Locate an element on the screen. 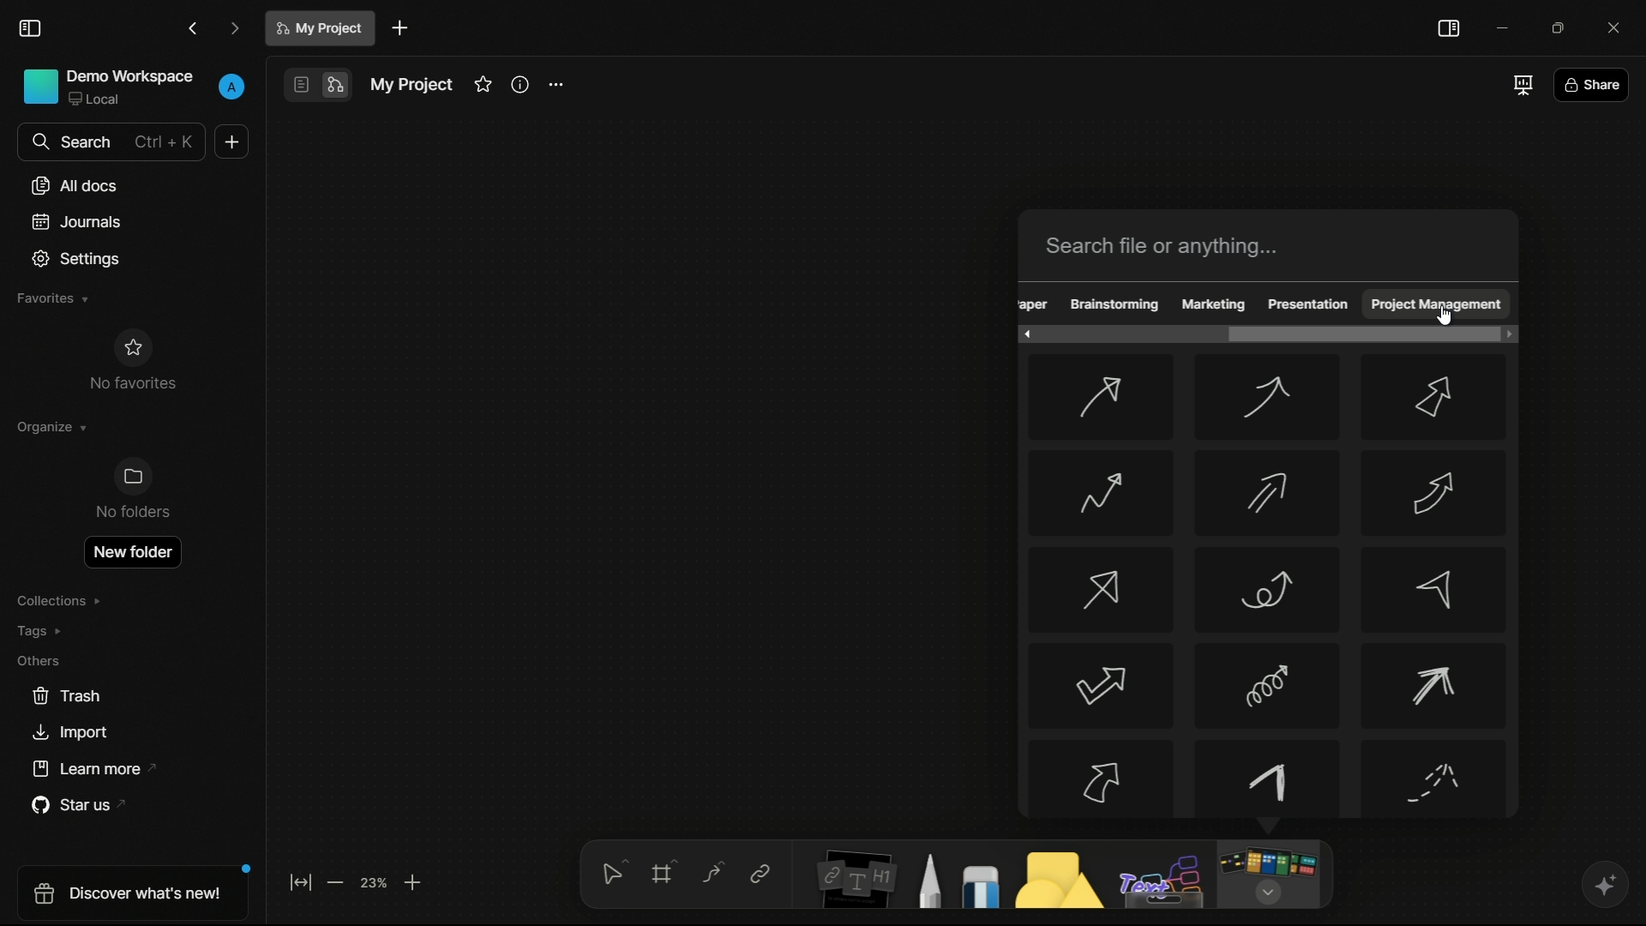 The width and height of the screenshot is (1646, 926). collections is located at coordinates (58, 601).